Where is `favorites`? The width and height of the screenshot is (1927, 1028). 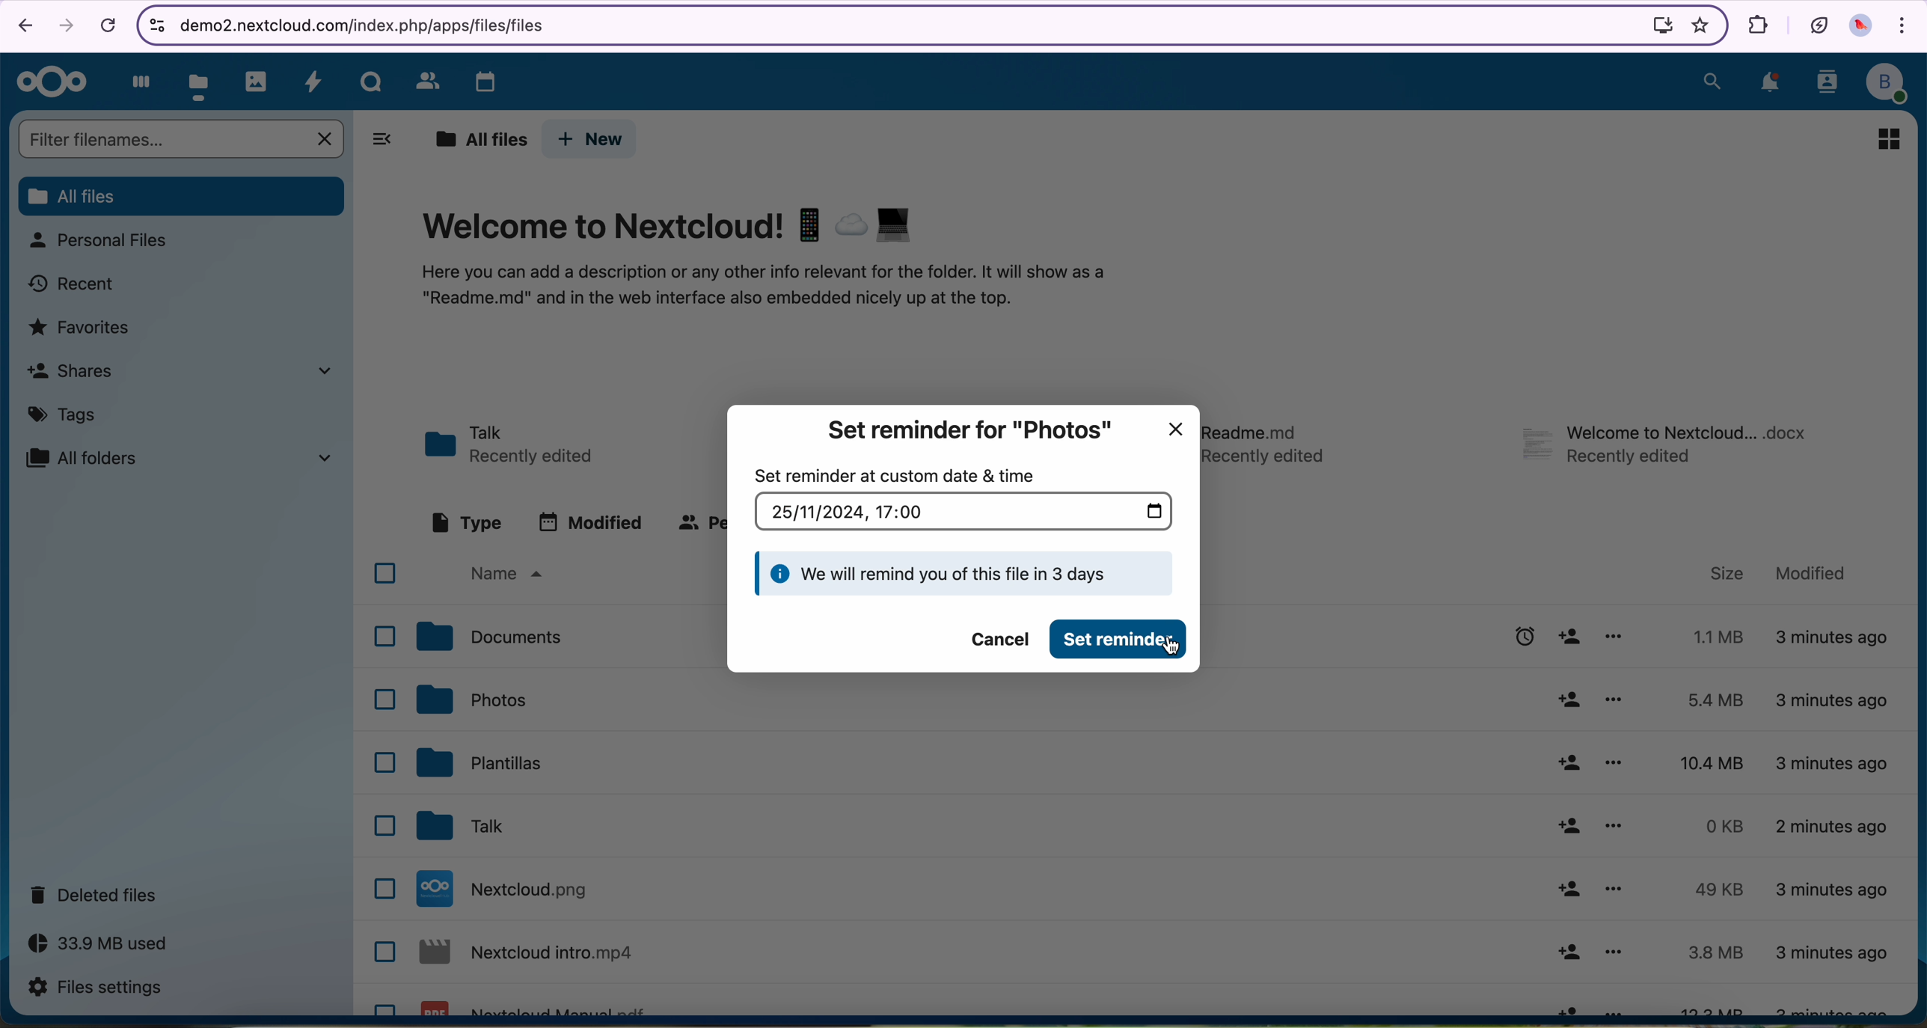 favorites is located at coordinates (1697, 25).